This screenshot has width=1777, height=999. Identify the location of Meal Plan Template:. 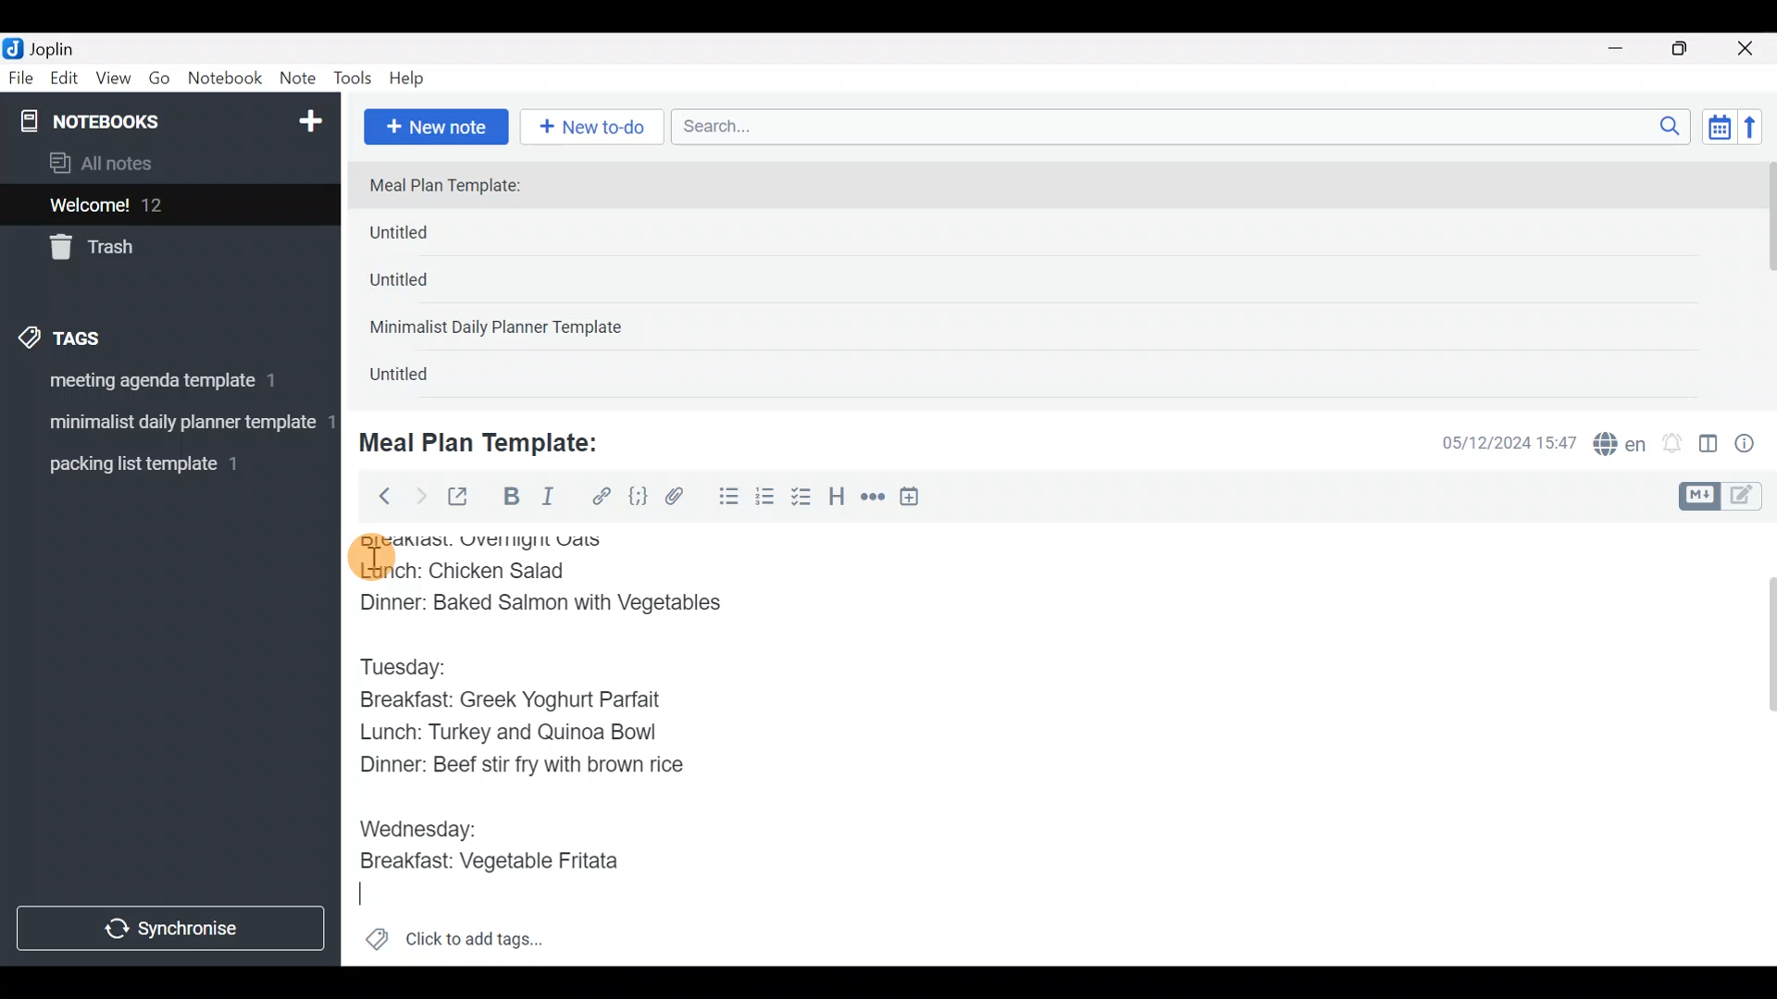
(491, 440).